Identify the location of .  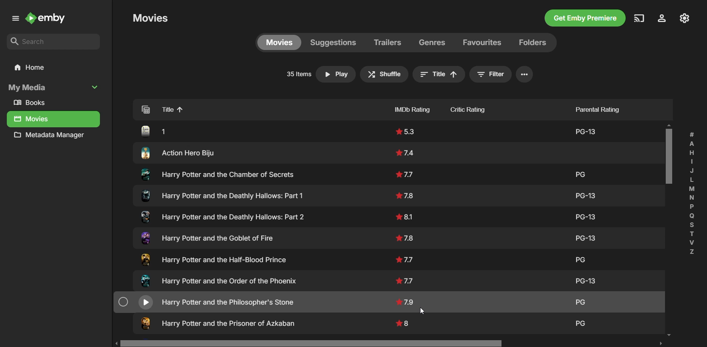
(29, 87).